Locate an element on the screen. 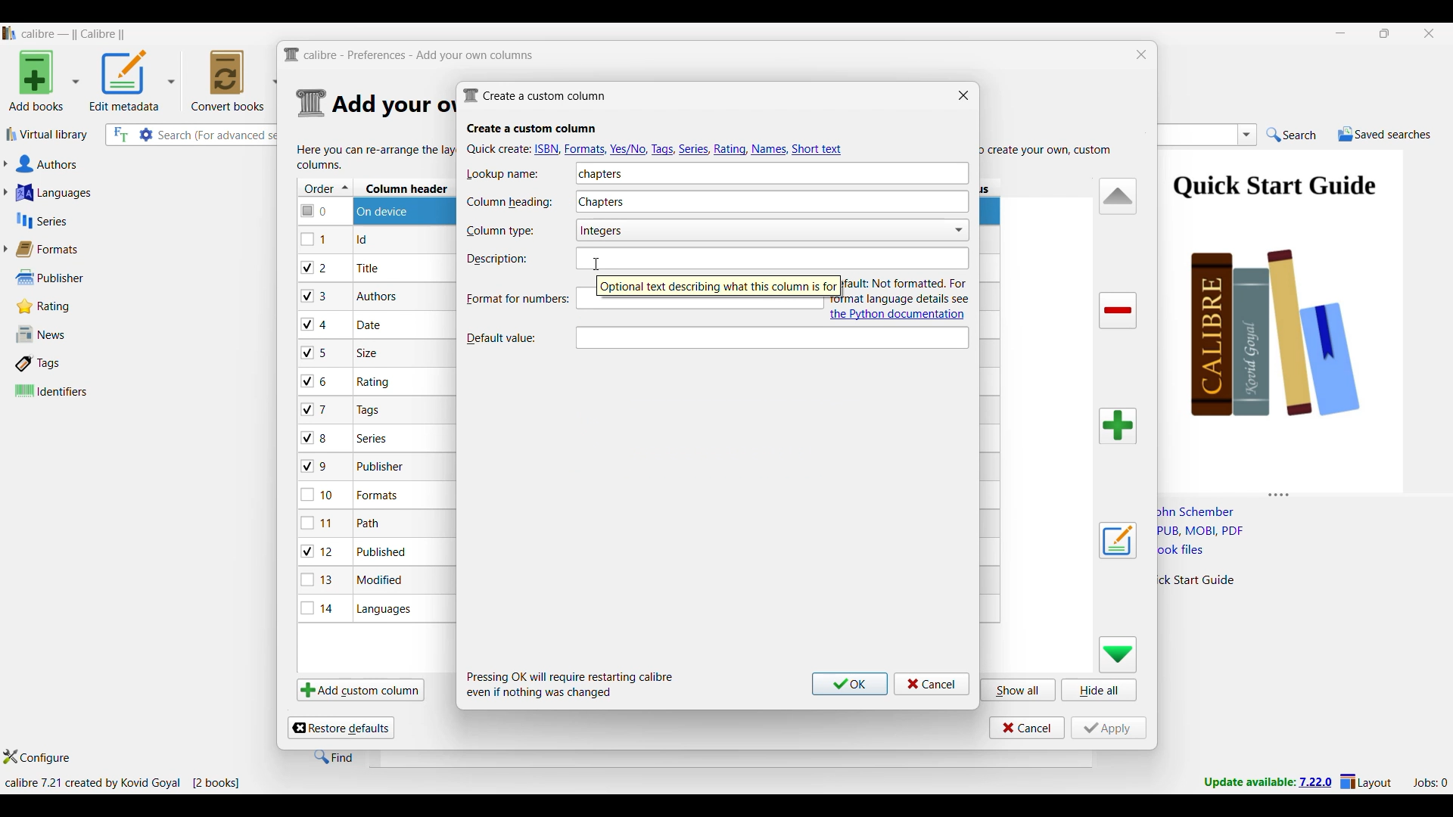  Ok is located at coordinates (850, 684).